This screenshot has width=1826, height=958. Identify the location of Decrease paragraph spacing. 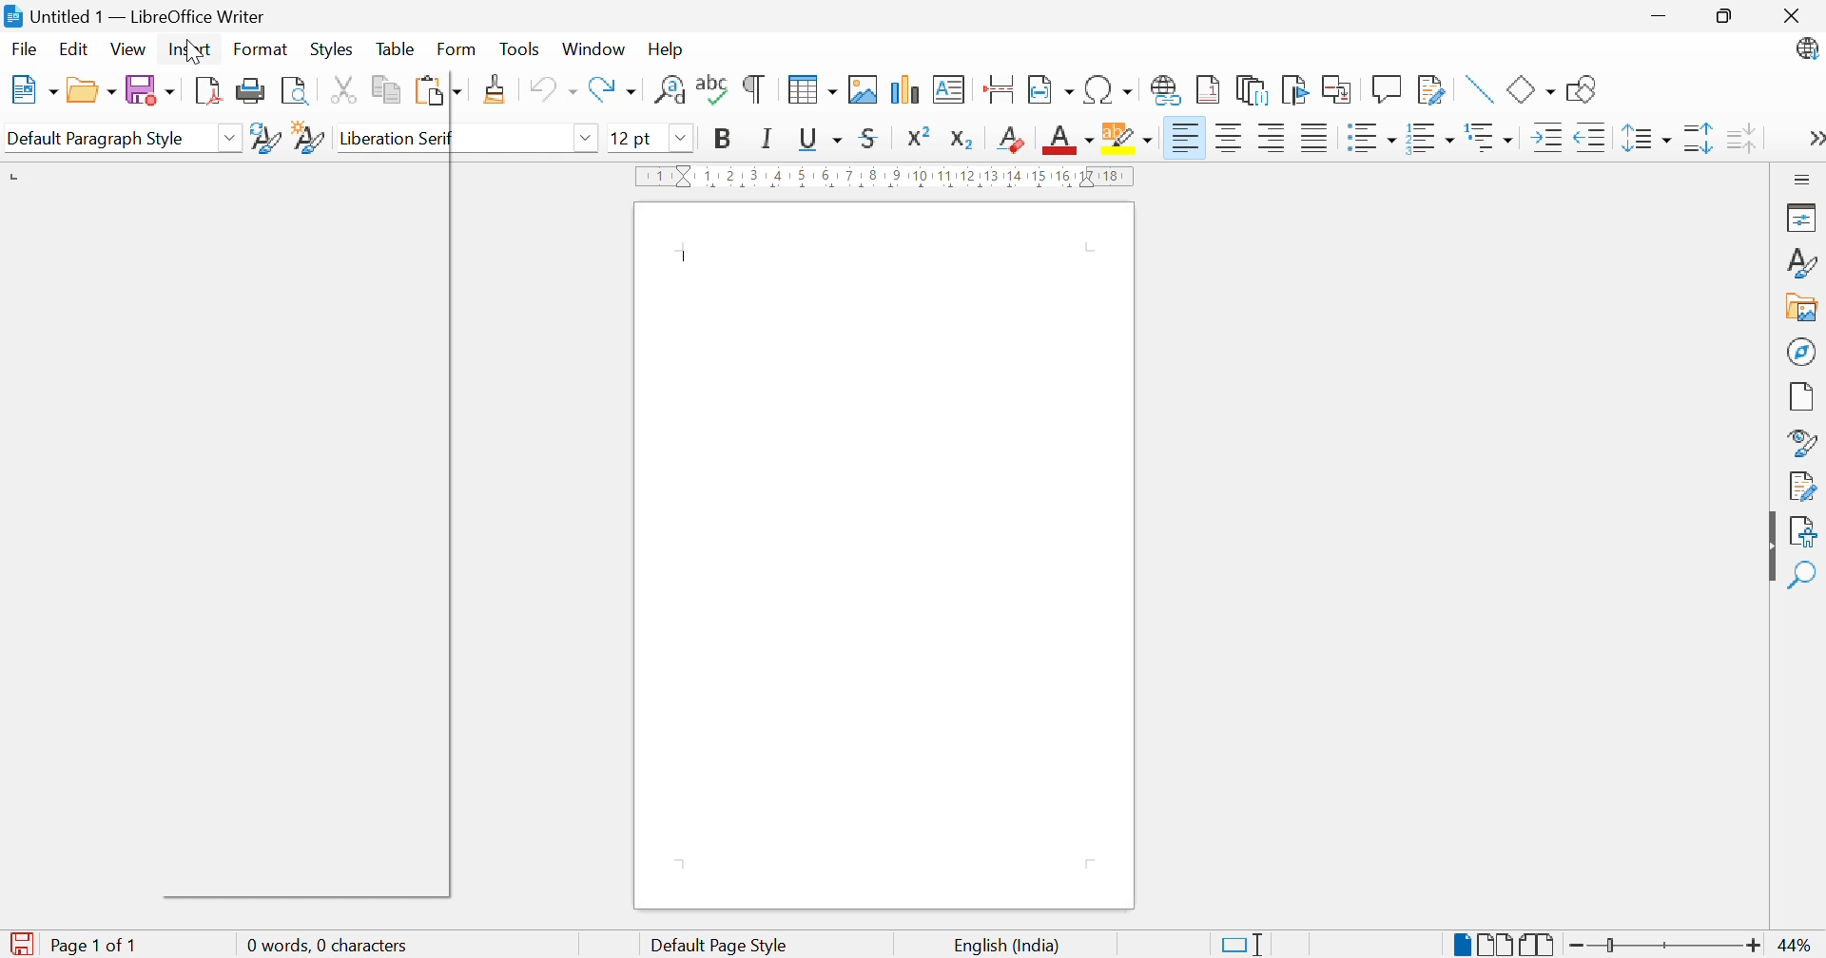
(1740, 136).